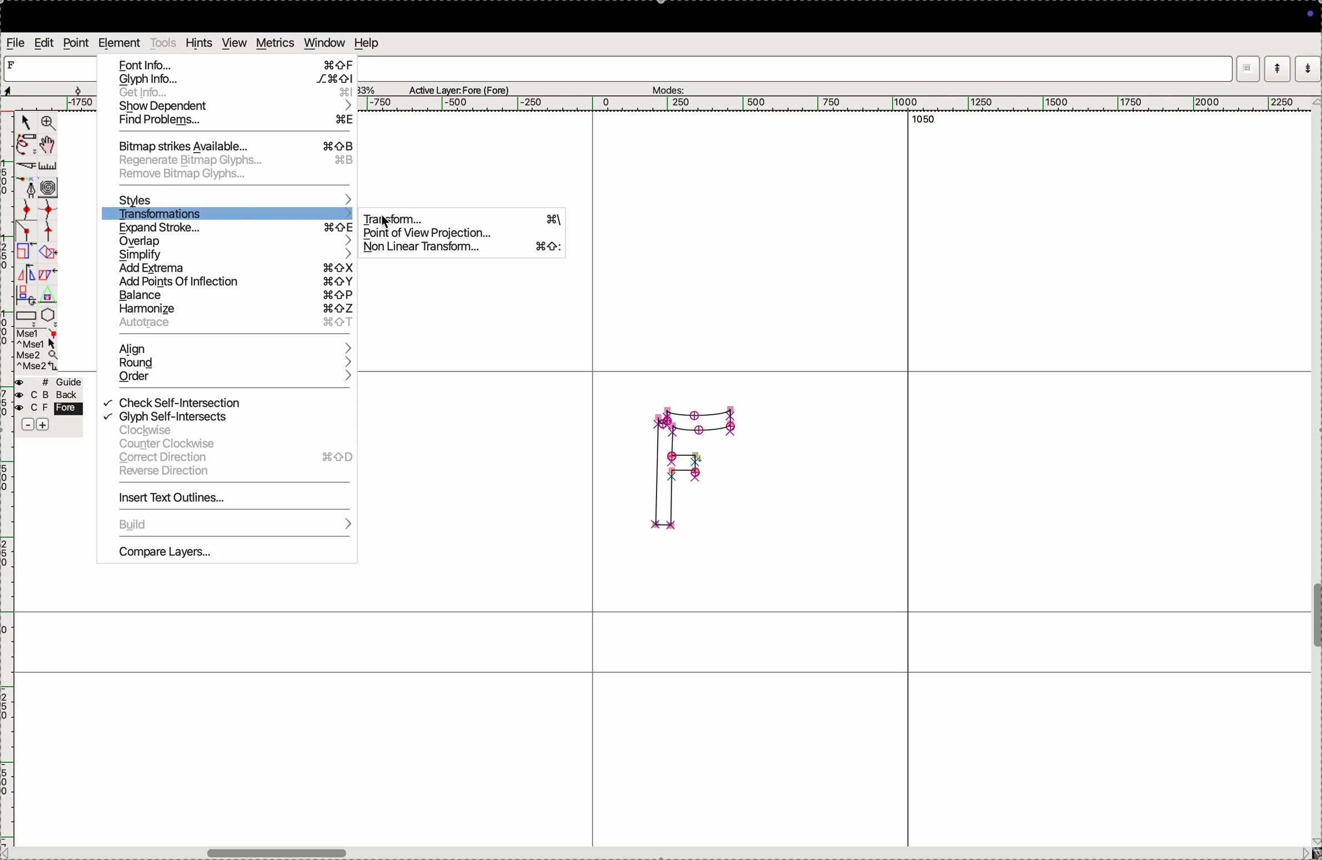  What do you see at coordinates (26, 318) in the screenshot?
I see `rectangle` at bounding box center [26, 318].